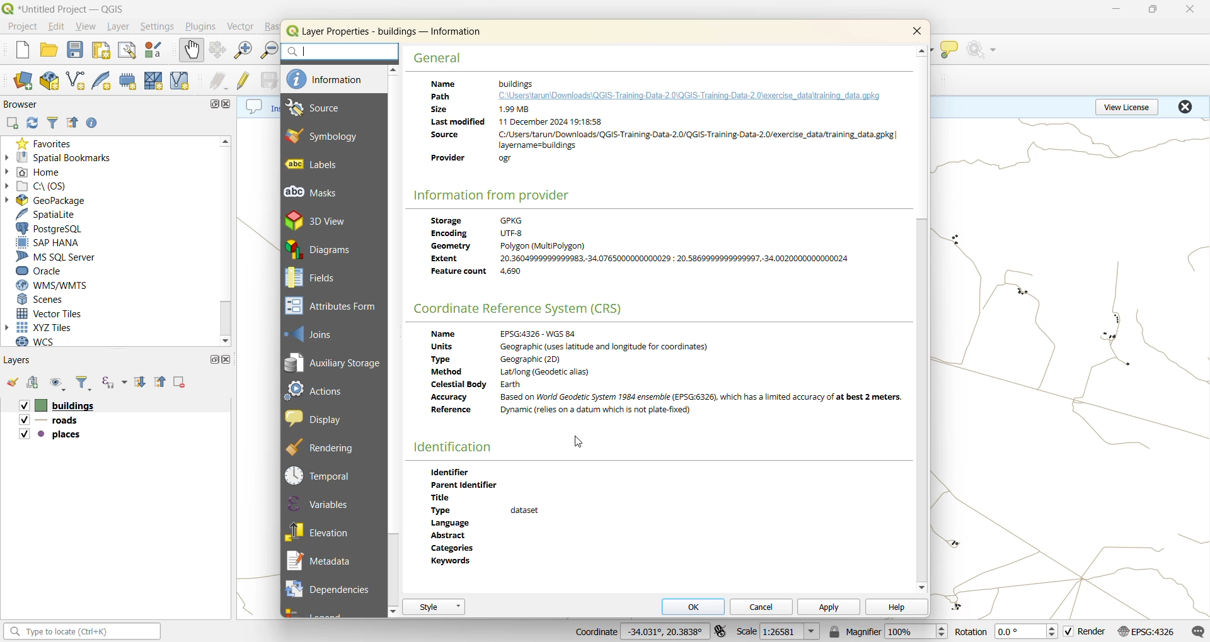 Image resolution: width=1210 pixels, height=642 pixels. Describe the element at coordinates (23, 359) in the screenshot. I see `layers` at that location.